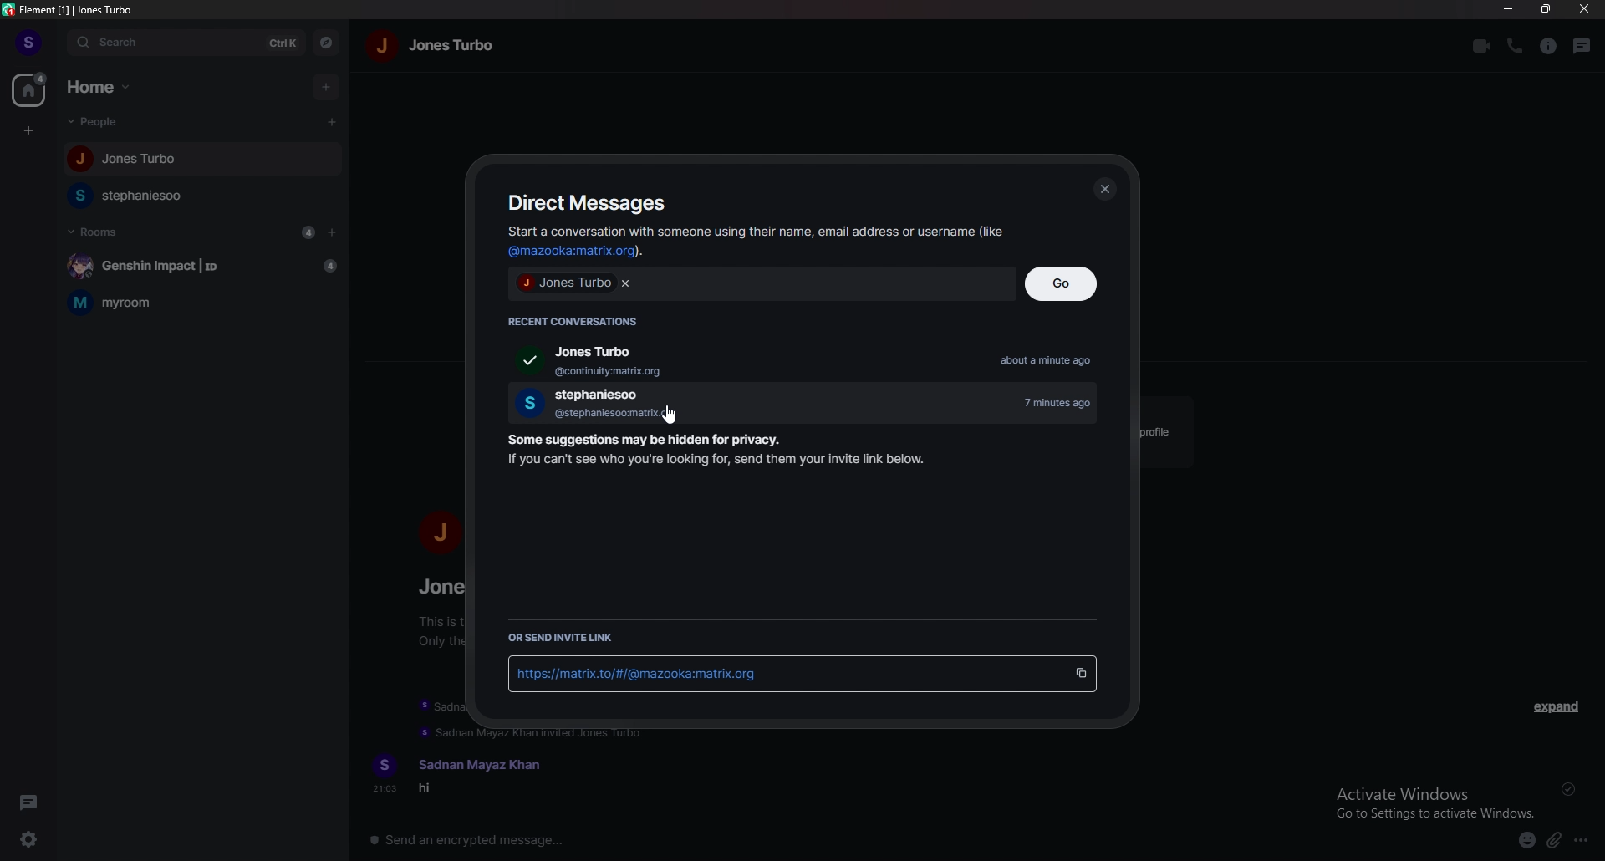 Image resolution: width=1605 pixels, height=861 pixels. What do you see at coordinates (583, 404) in the screenshot?
I see `stephaniesoo @stephaniesoo:matrix.` at bounding box center [583, 404].